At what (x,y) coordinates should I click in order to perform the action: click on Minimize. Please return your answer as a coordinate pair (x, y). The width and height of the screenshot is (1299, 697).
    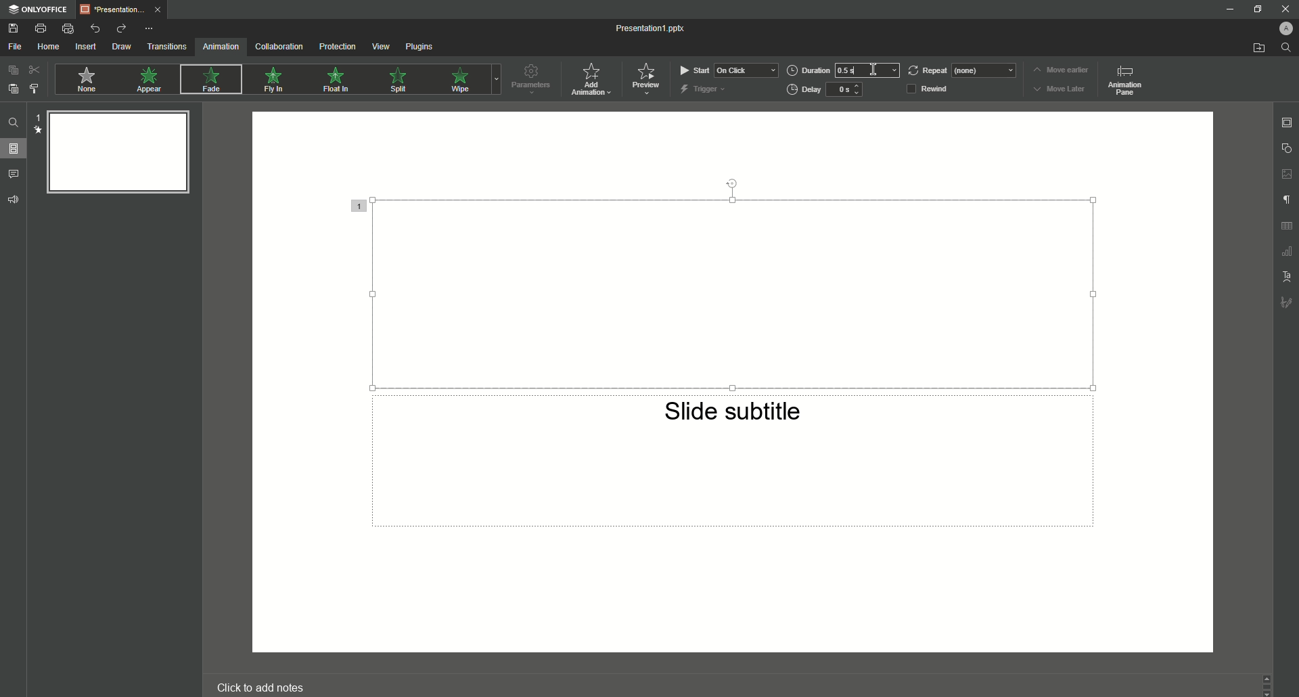
    Looking at the image, I should click on (1232, 9).